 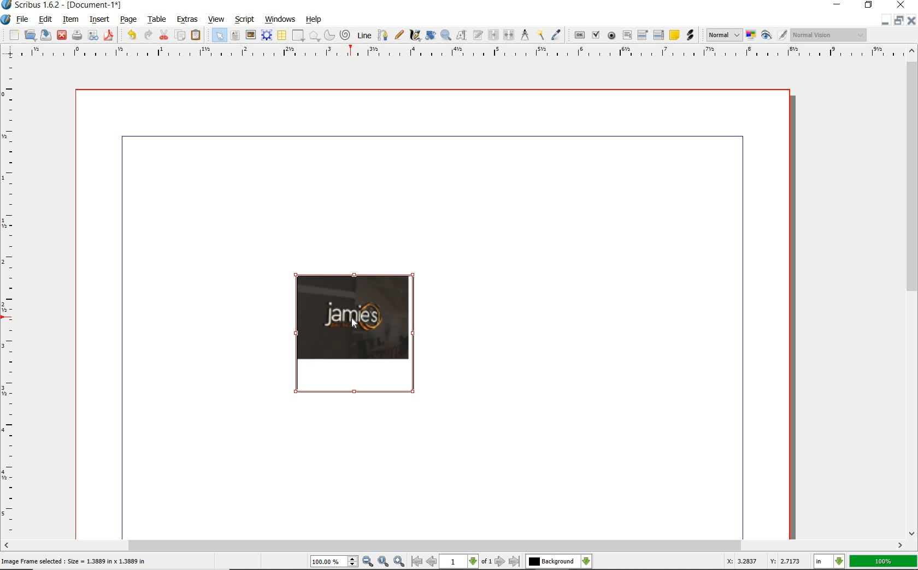 I want to click on pdf push button, so click(x=580, y=35).